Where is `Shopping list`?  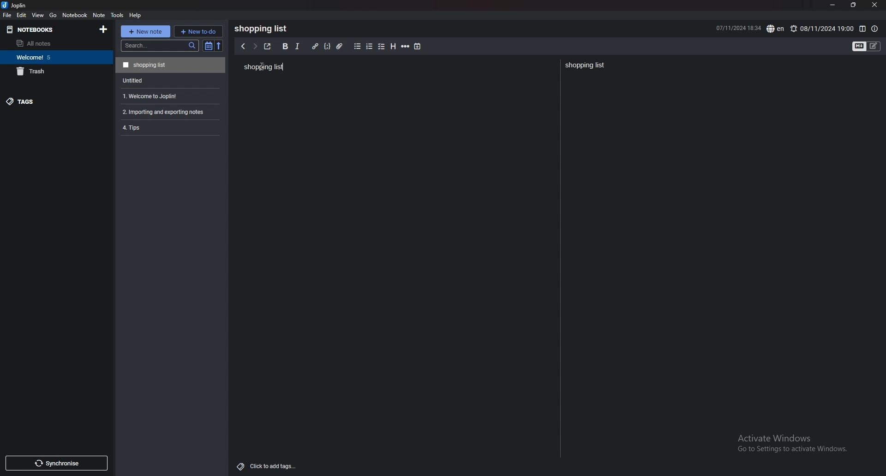 Shopping list is located at coordinates (263, 29).